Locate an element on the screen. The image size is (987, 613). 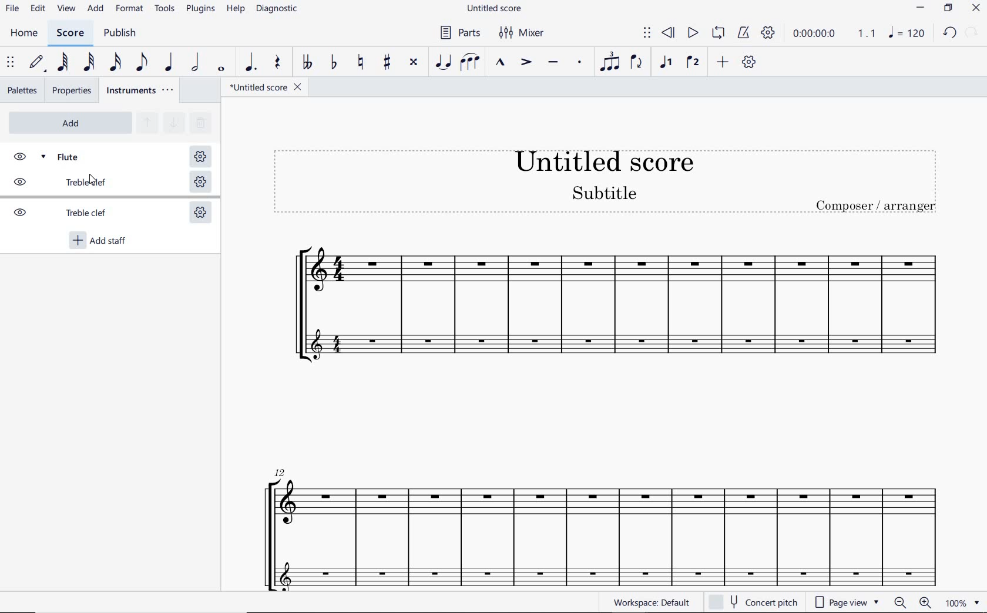
CUSTOMIZE TOOLBAR is located at coordinates (749, 62).